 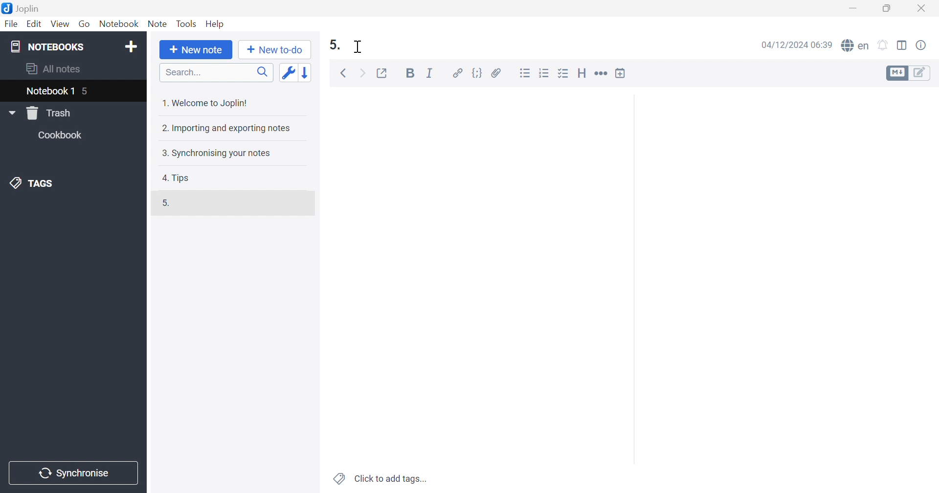 What do you see at coordinates (12, 24) in the screenshot?
I see `File` at bounding box center [12, 24].